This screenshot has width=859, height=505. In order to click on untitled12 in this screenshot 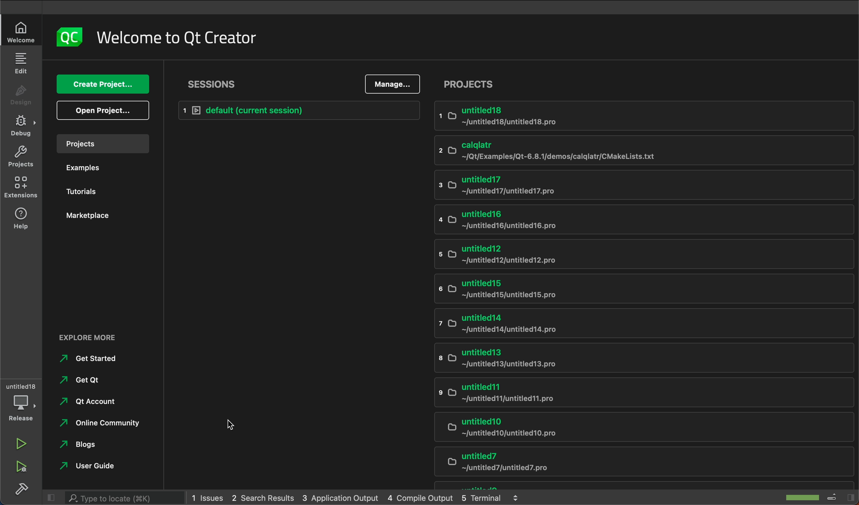, I will do `click(612, 254)`.